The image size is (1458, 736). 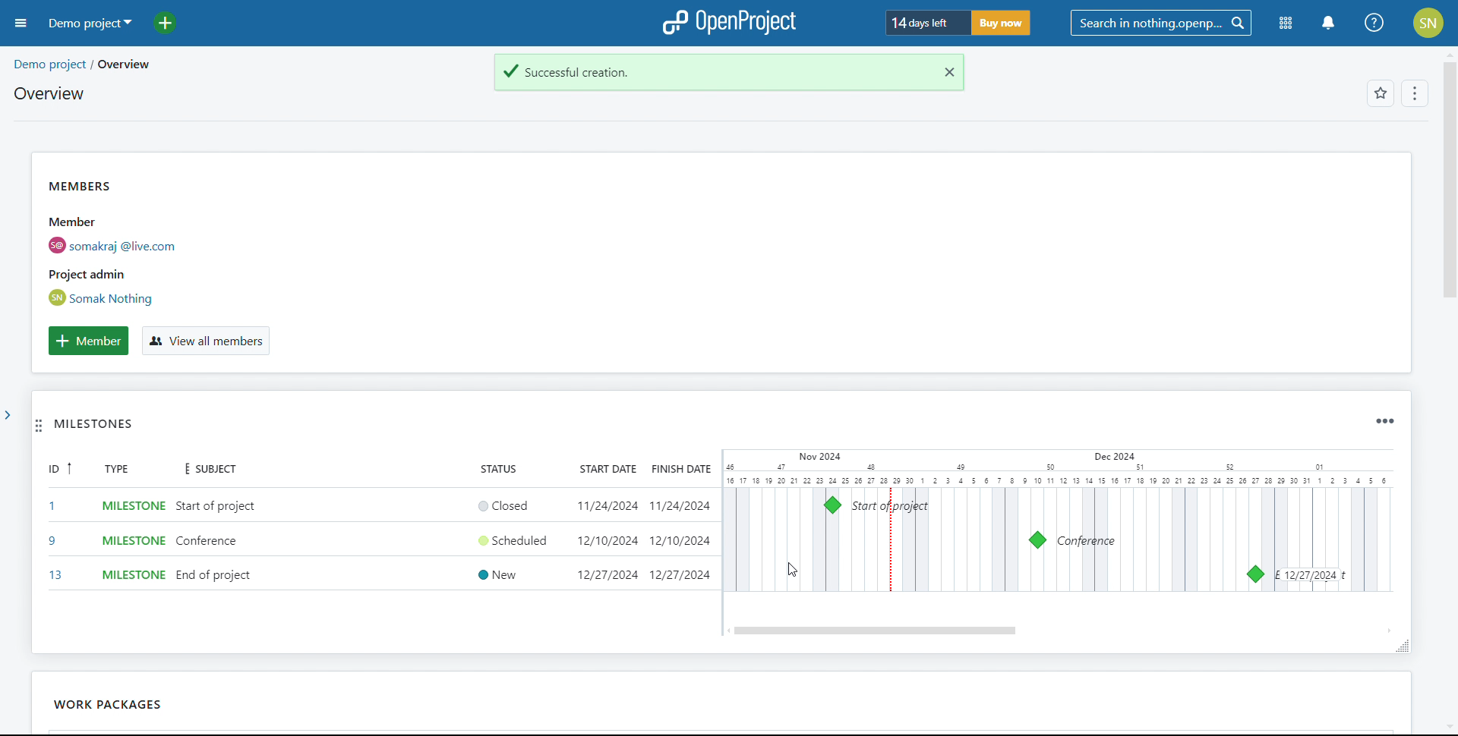 What do you see at coordinates (1398, 645) in the screenshot?
I see `resize widget` at bounding box center [1398, 645].